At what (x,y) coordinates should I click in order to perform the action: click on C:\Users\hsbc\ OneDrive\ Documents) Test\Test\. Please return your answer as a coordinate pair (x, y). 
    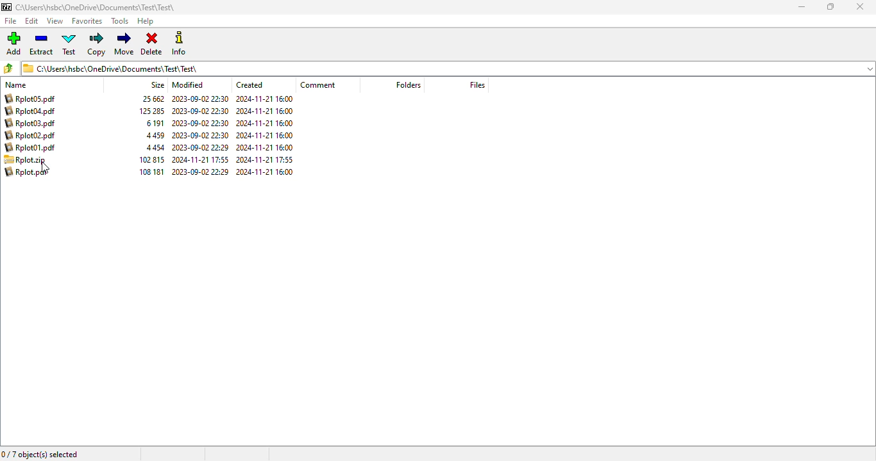
    Looking at the image, I should click on (448, 68).